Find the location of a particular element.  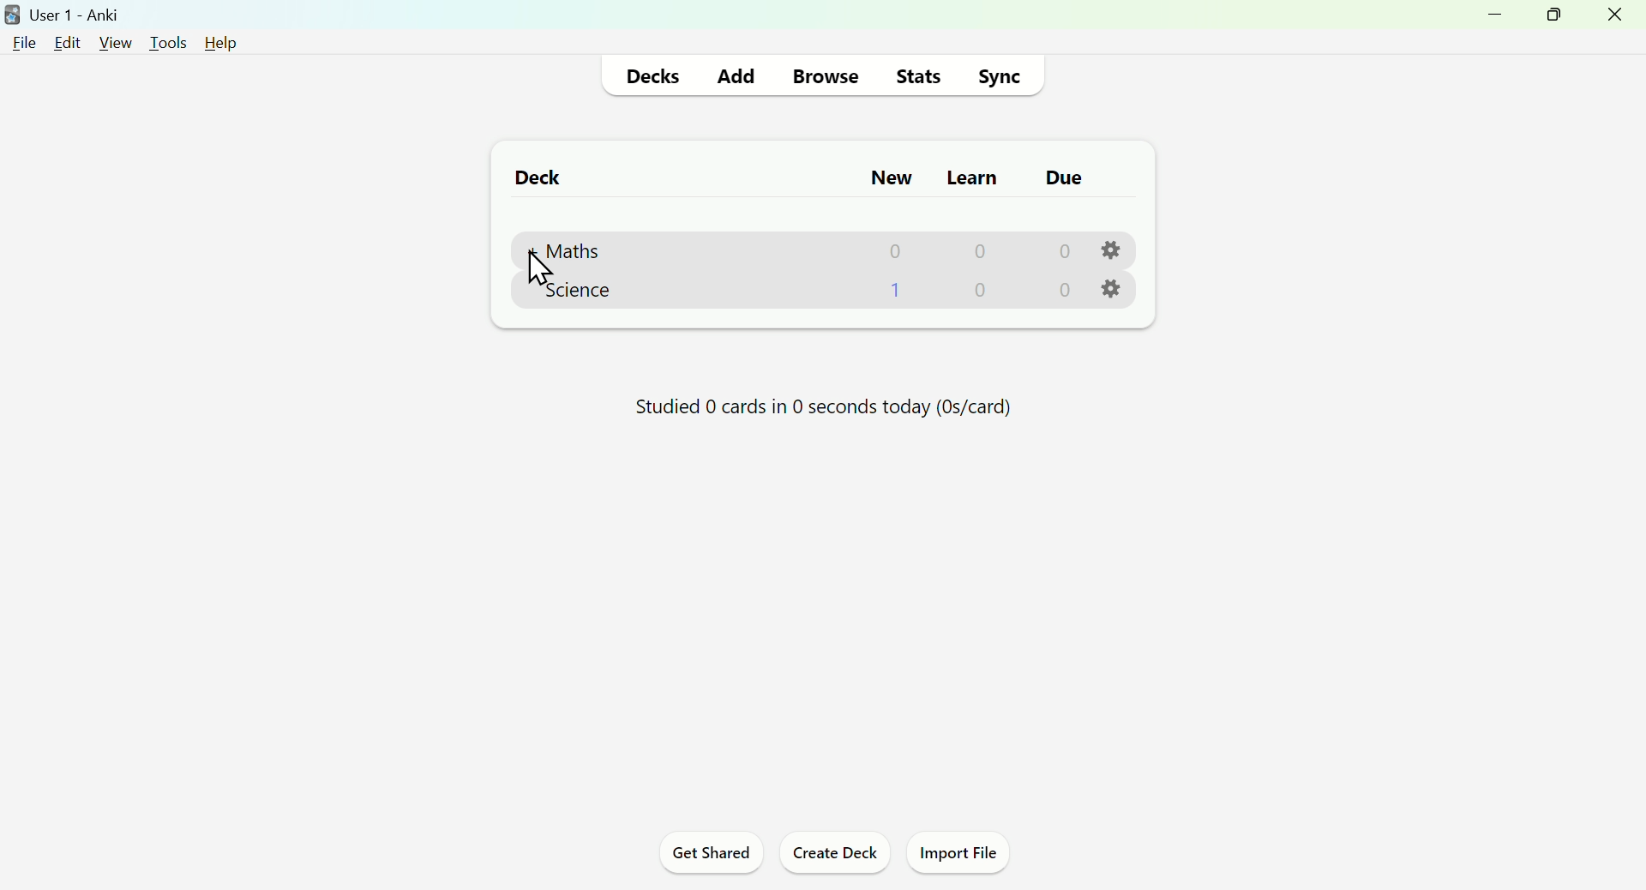

Get Shared is located at coordinates (705, 856).